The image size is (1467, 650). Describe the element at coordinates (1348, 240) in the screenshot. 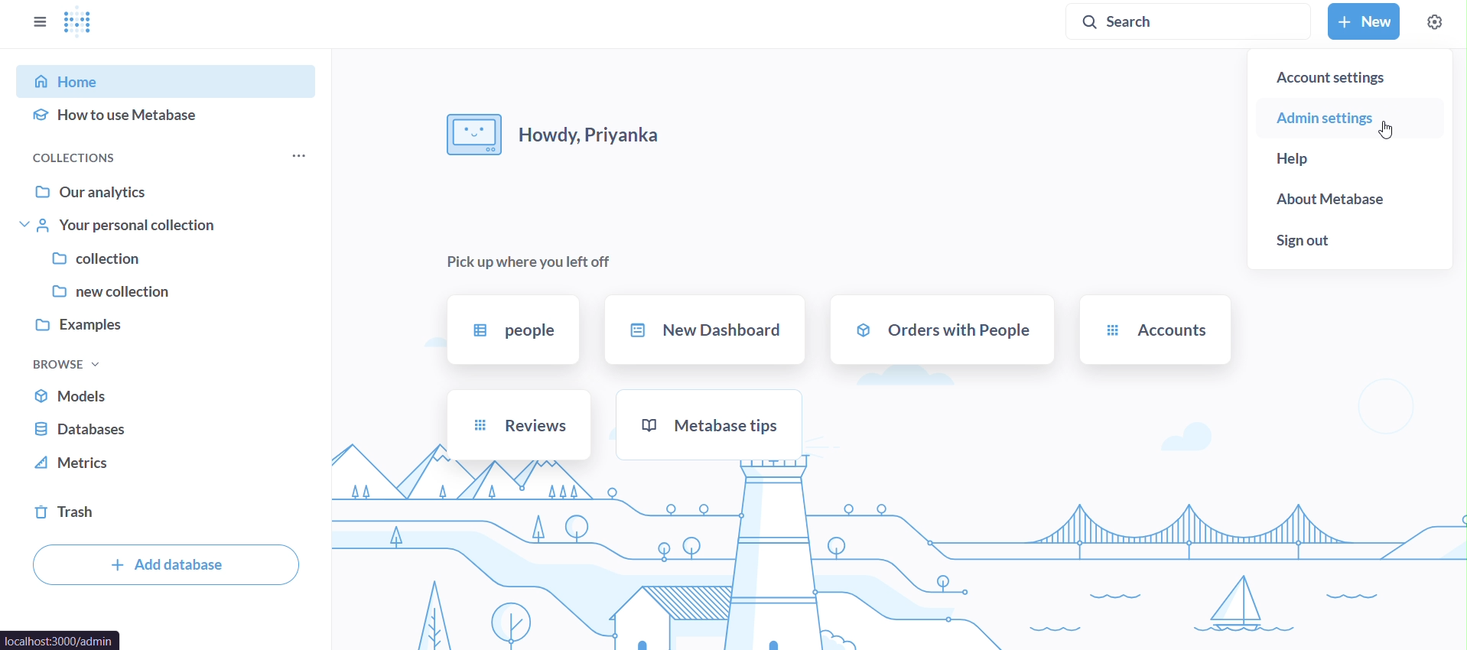

I see `Sign out` at that location.